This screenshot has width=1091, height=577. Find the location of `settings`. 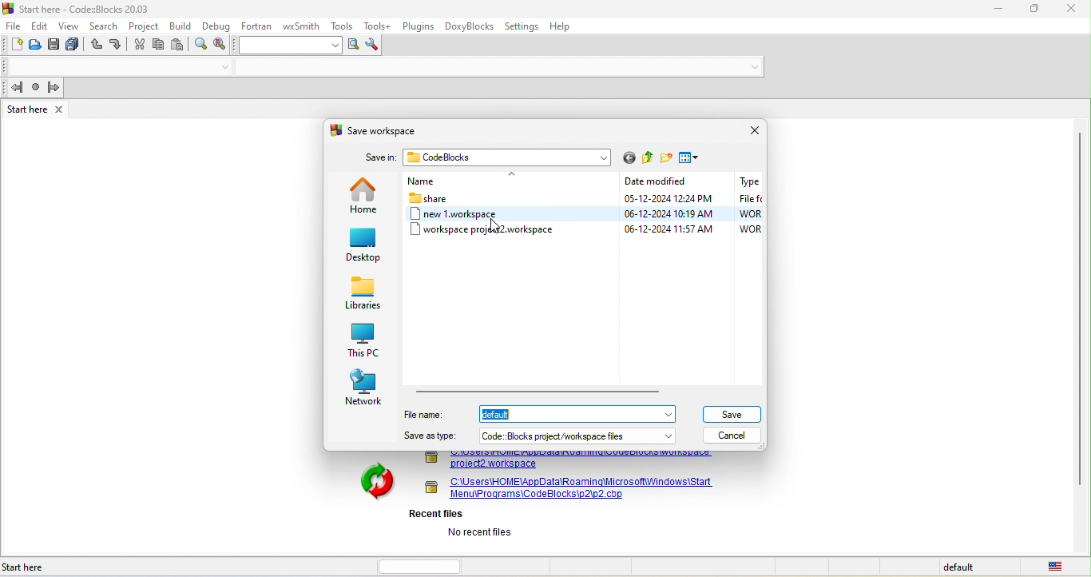

settings is located at coordinates (524, 26).